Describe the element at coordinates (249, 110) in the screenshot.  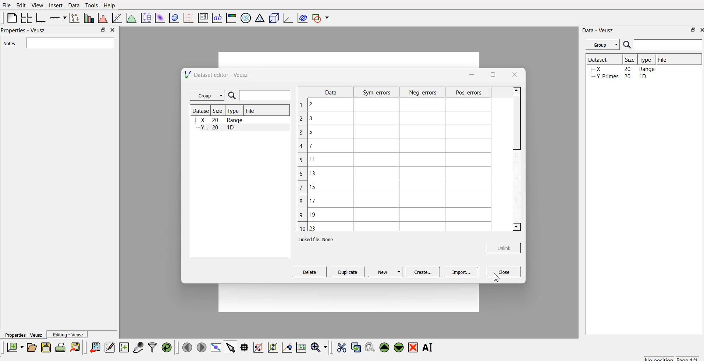
I see `| File` at that location.